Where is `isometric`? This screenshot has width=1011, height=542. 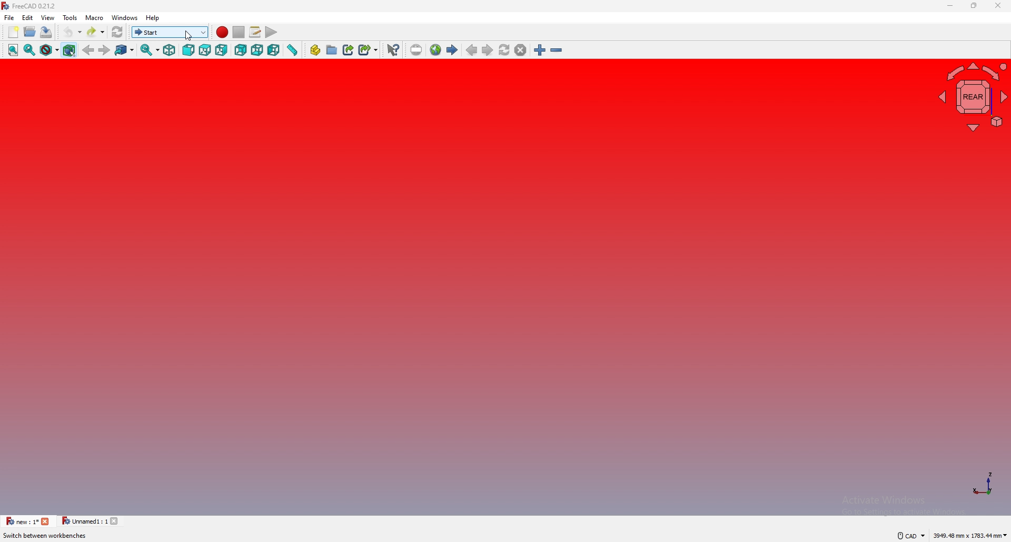 isometric is located at coordinates (170, 50).